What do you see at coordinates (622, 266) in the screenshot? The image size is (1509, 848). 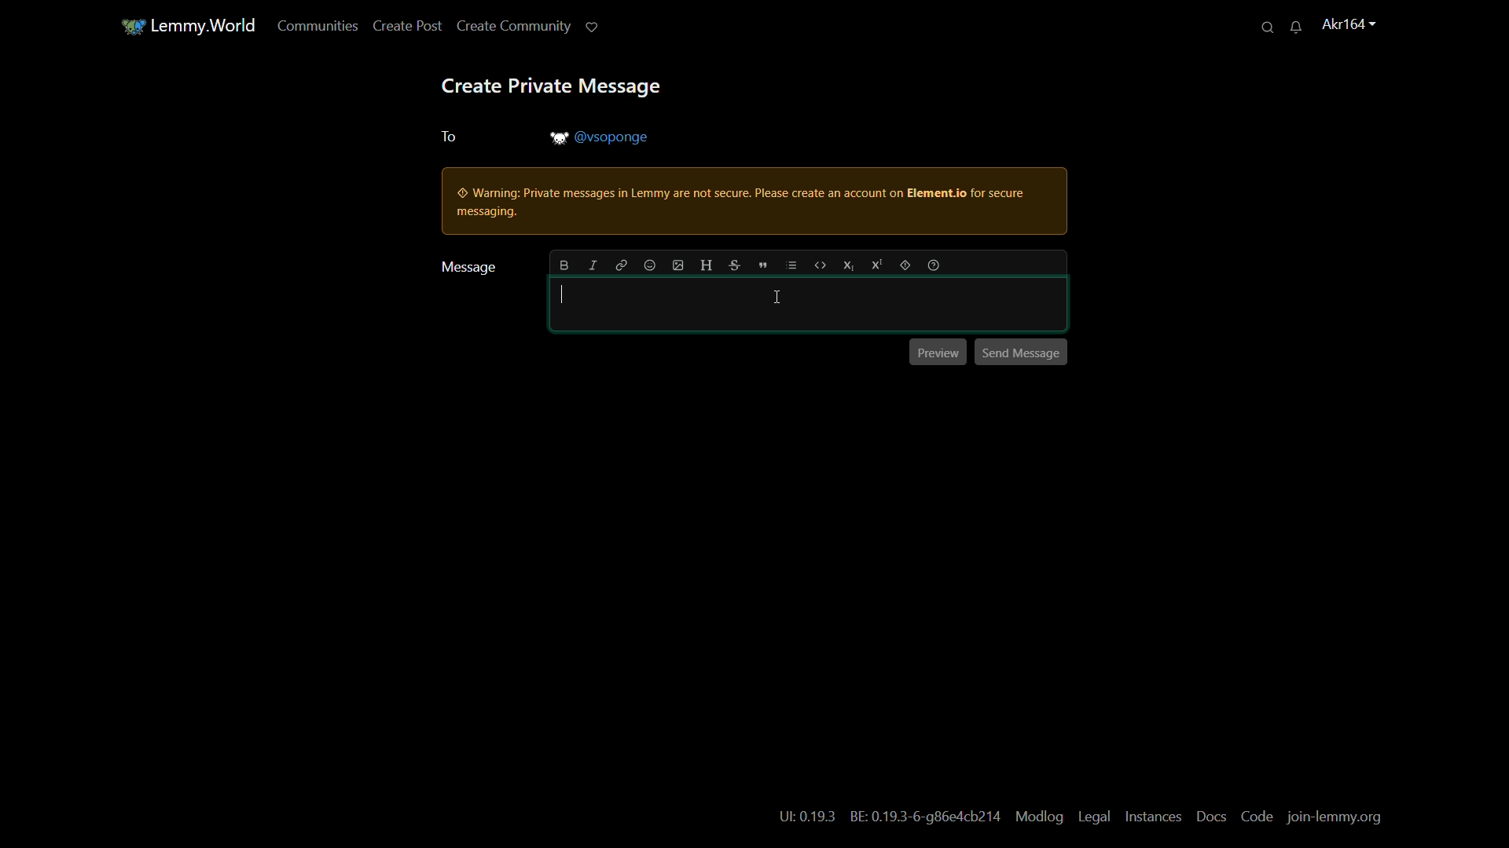 I see `link` at bounding box center [622, 266].